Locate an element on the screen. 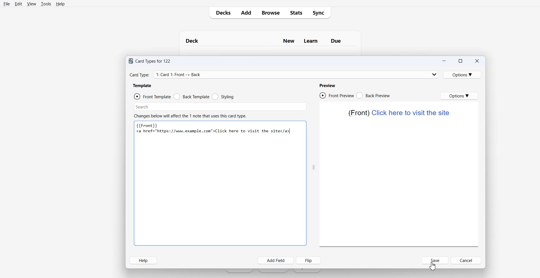 The image size is (540, 278). Options is located at coordinates (463, 74).